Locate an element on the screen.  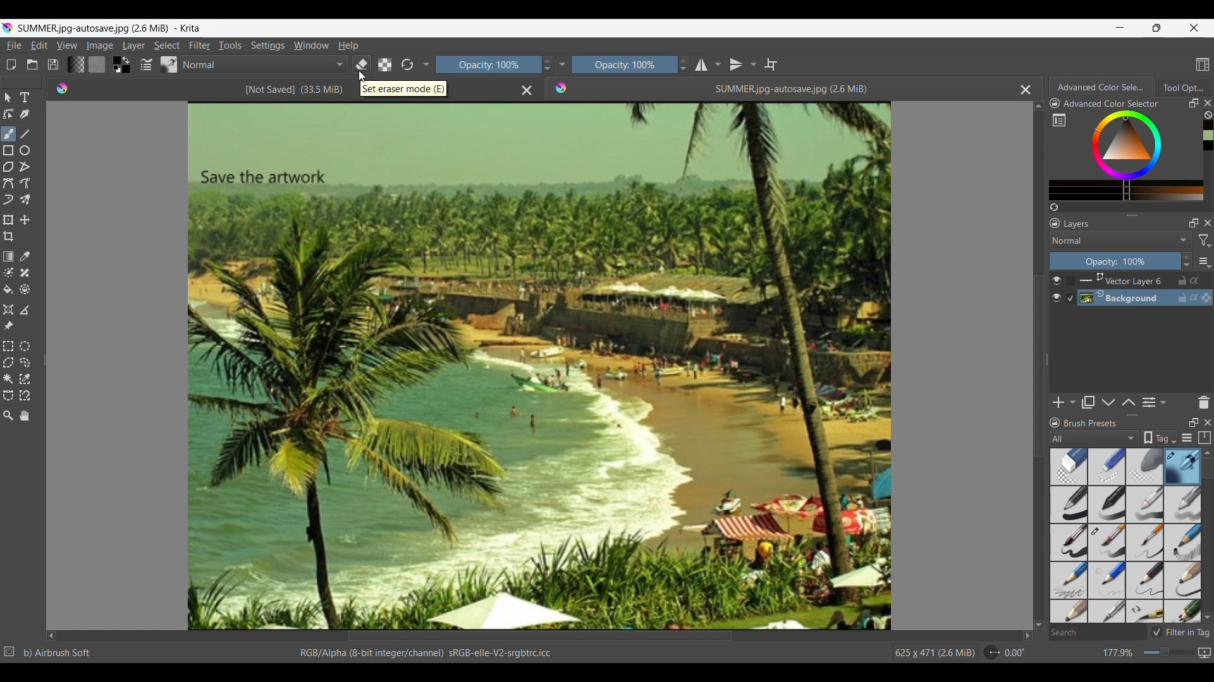
Background color is located at coordinates (127, 69).